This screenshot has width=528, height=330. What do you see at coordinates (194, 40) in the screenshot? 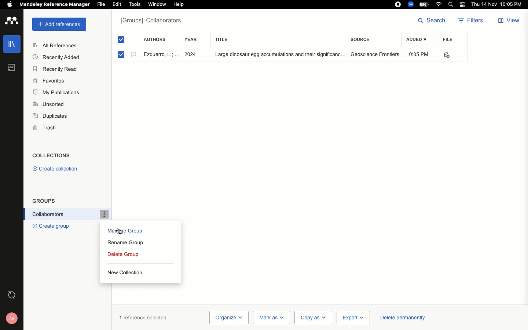
I see `Year` at bounding box center [194, 40].